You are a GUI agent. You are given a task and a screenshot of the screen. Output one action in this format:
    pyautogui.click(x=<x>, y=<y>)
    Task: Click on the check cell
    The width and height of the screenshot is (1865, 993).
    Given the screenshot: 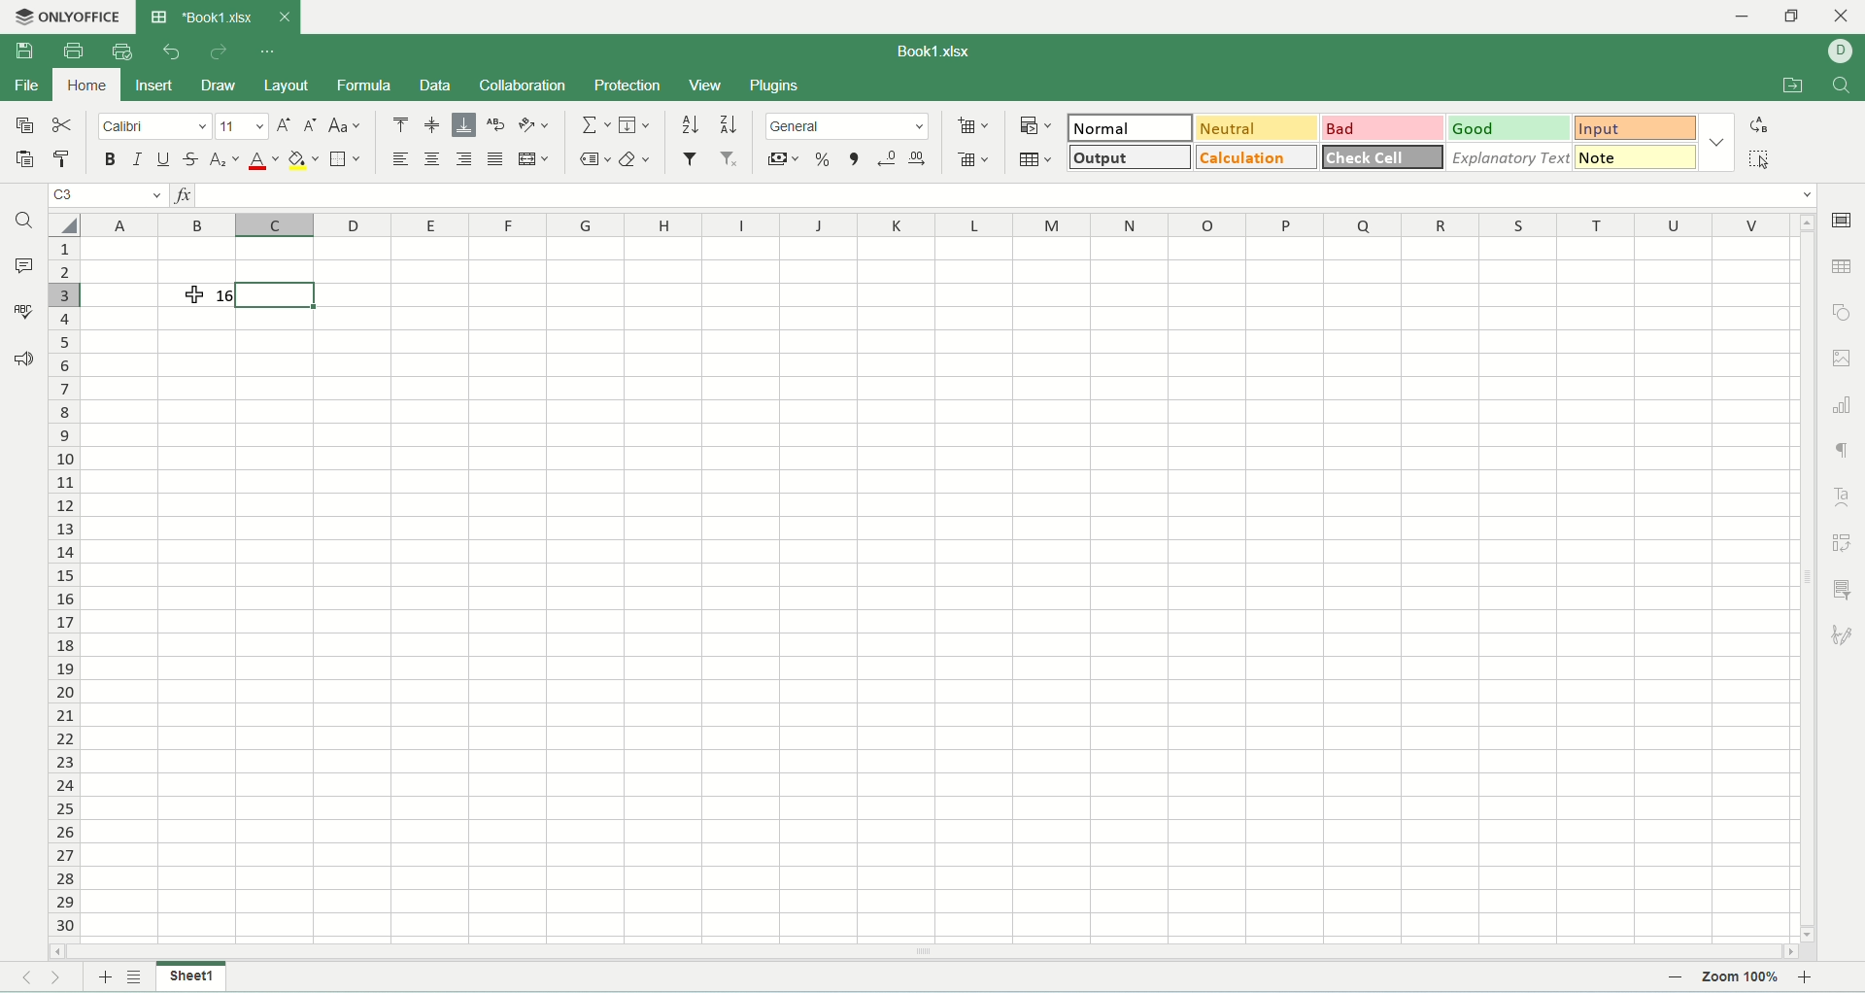 What is the action you would take?
    pyautogui.click(x=1383, y=156)
    